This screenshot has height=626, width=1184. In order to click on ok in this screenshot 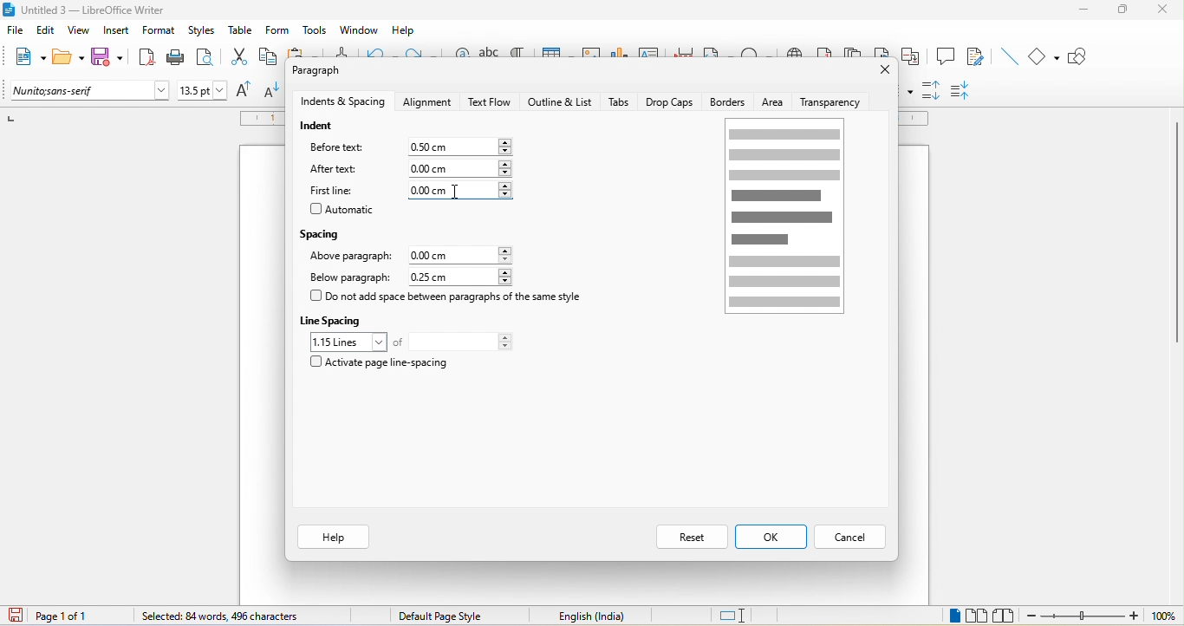, I will do `click(771, 537)`.